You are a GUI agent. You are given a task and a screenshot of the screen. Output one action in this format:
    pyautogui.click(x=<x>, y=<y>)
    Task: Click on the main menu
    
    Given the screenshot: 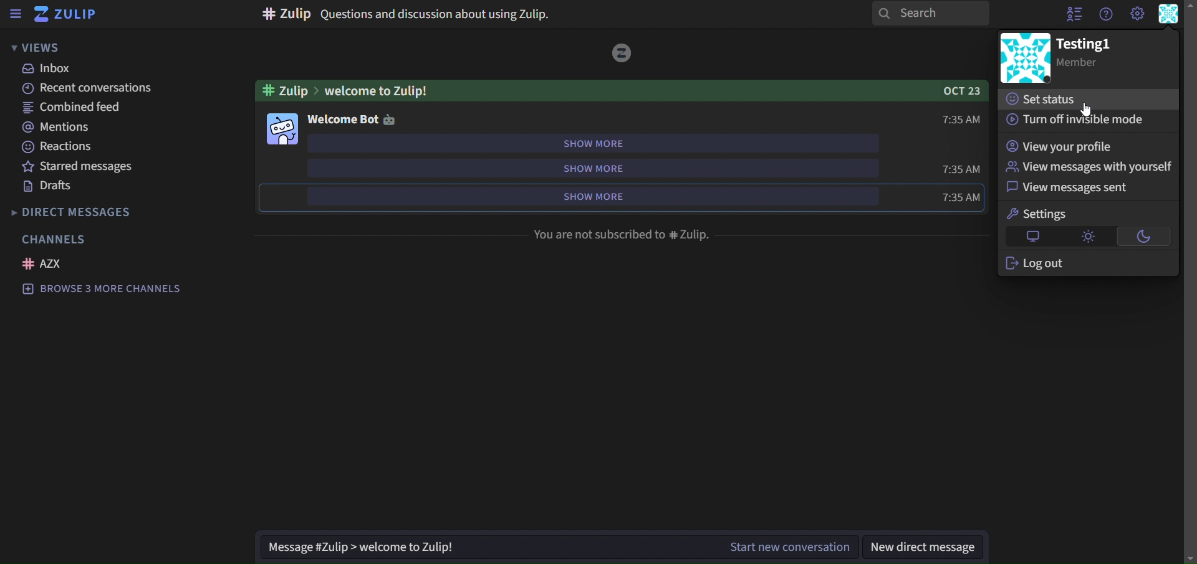 What is the action you would take?
    pyautogui.click(x=1137, y=13)
    